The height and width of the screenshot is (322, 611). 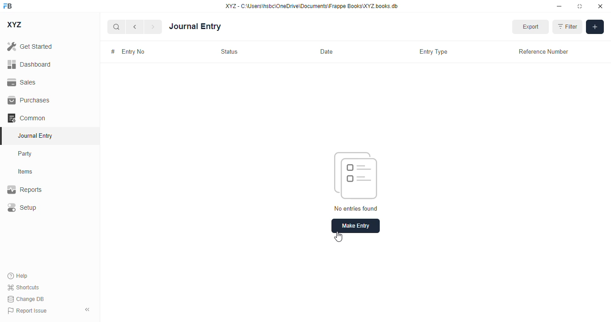 I want to click on export, so click(x=530, y=27).